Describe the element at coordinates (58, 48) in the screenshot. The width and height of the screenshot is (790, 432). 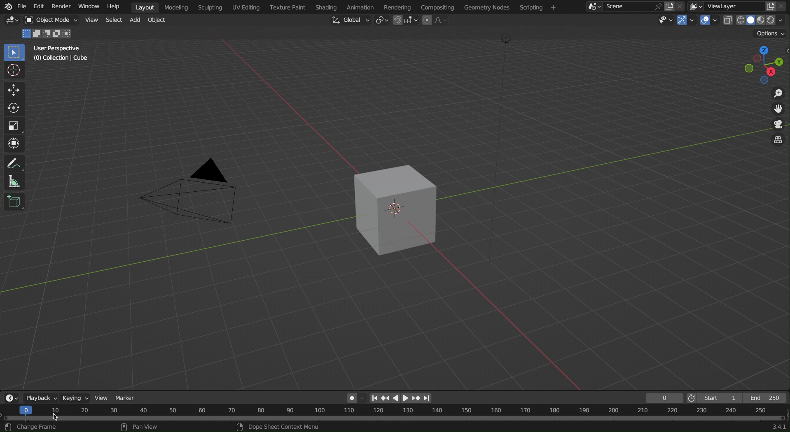
I see `User Perspective` at that location.